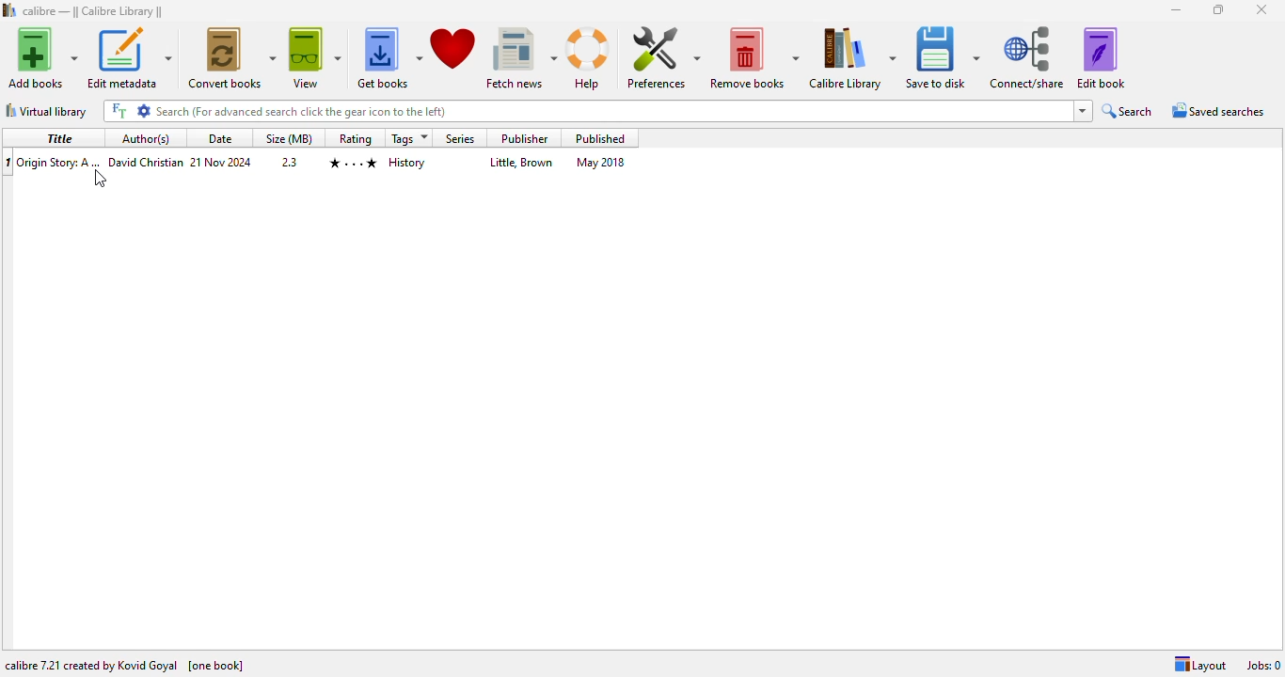 The height and width of the screenshot is (677, 1285). What do you see at coordinates (290, 162) in the screenshot?
I see `2.3` at bounding box center [290, 162].